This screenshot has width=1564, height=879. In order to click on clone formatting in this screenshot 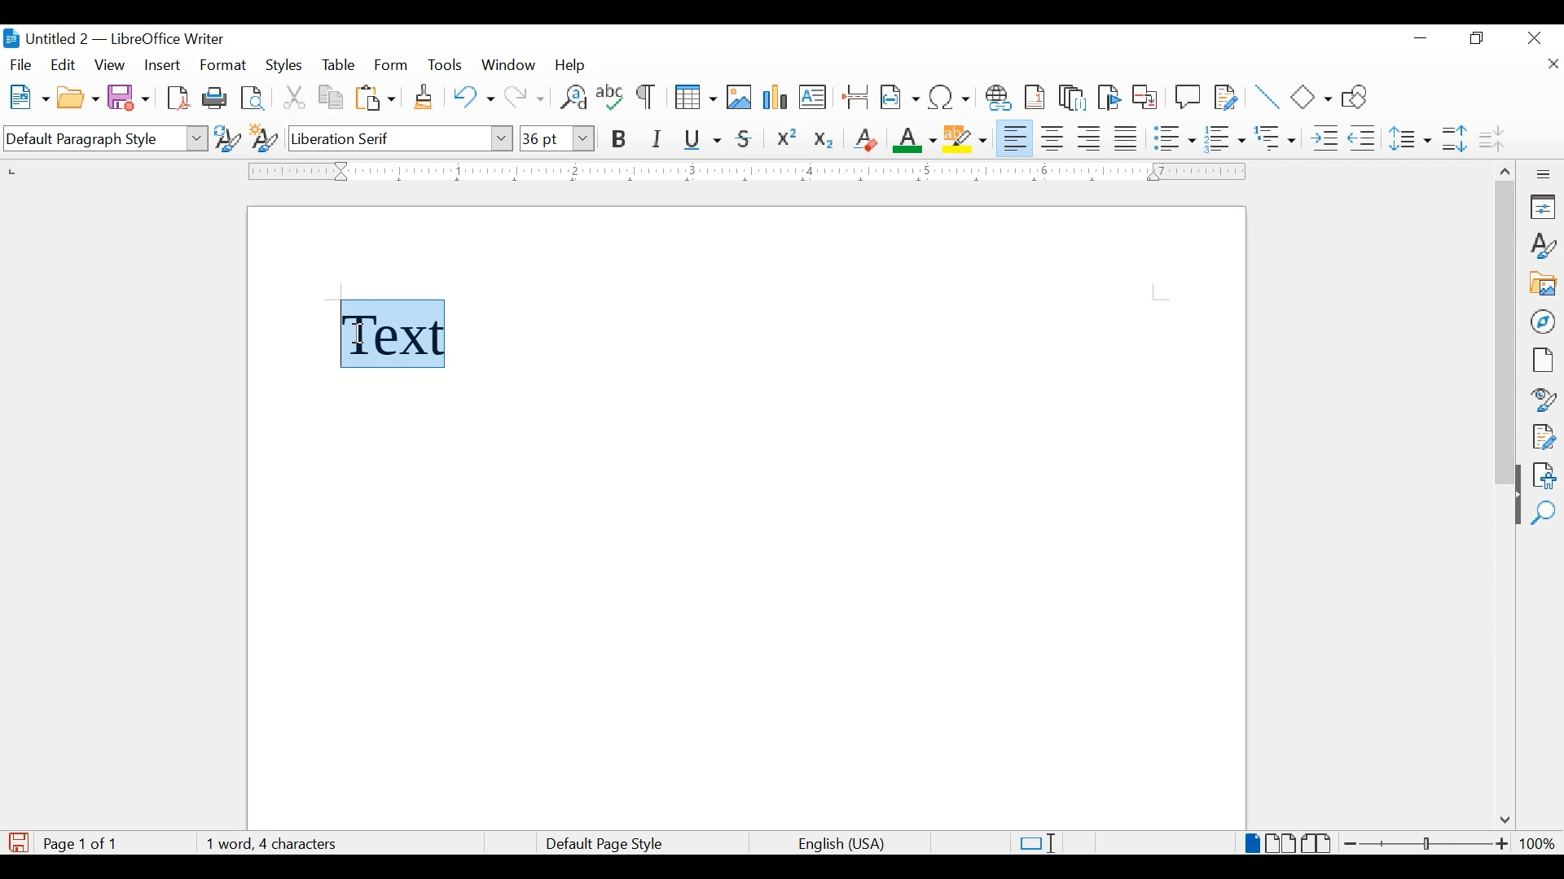, I will do `click(425, 98)`.